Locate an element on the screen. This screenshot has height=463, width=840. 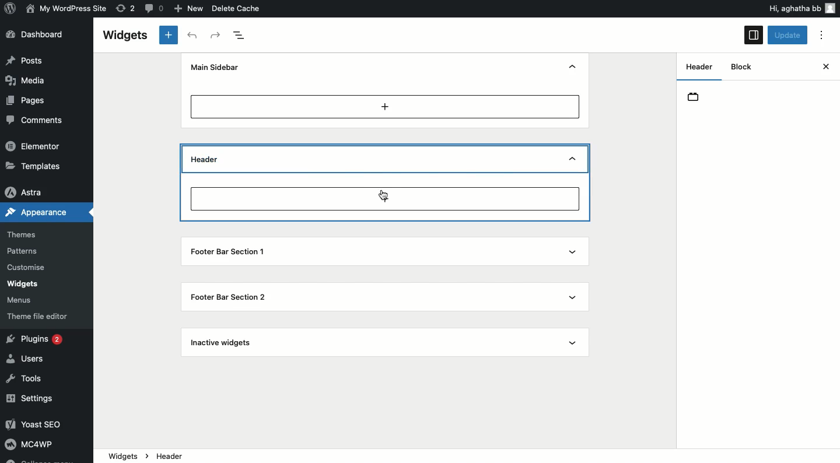
Themes is located at coordinates (22, 235).